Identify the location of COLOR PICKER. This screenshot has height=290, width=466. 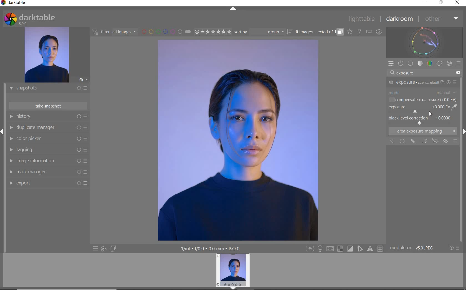
(47, 139).